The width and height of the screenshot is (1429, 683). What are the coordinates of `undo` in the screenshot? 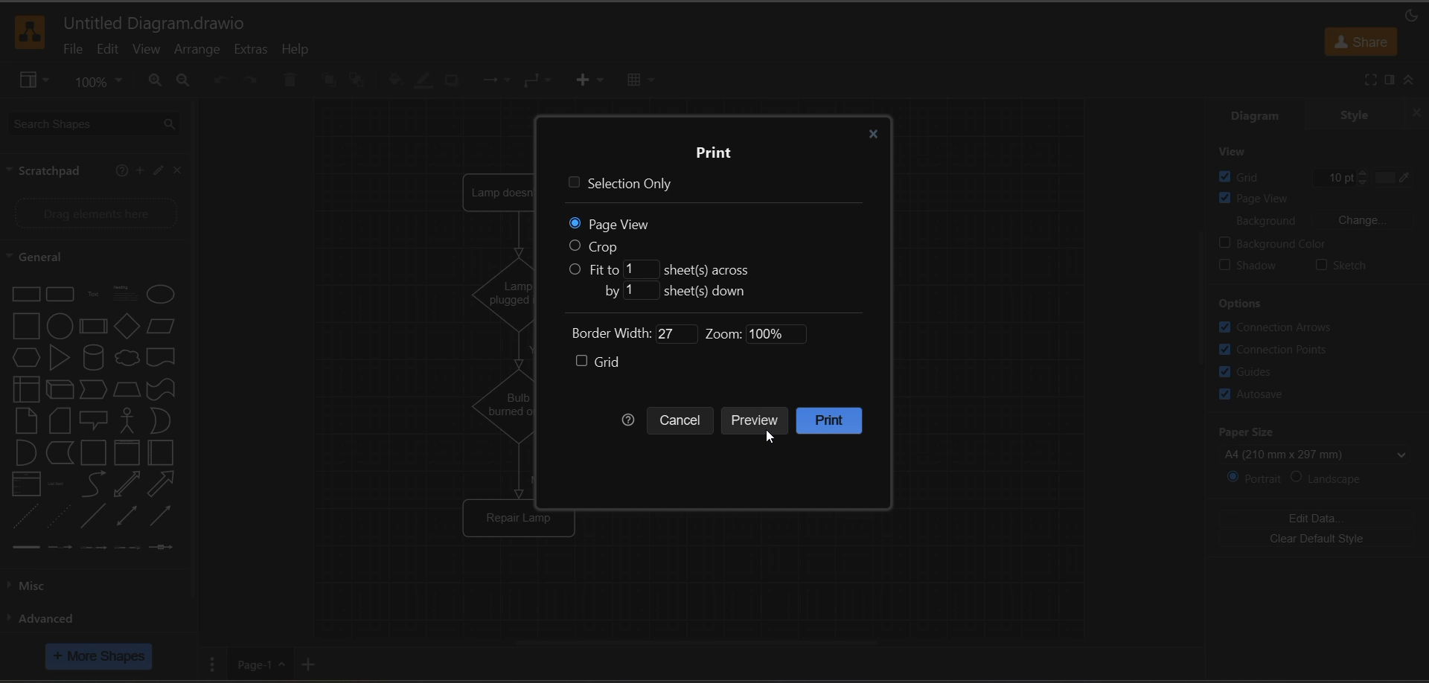 It's located at (217, 80).